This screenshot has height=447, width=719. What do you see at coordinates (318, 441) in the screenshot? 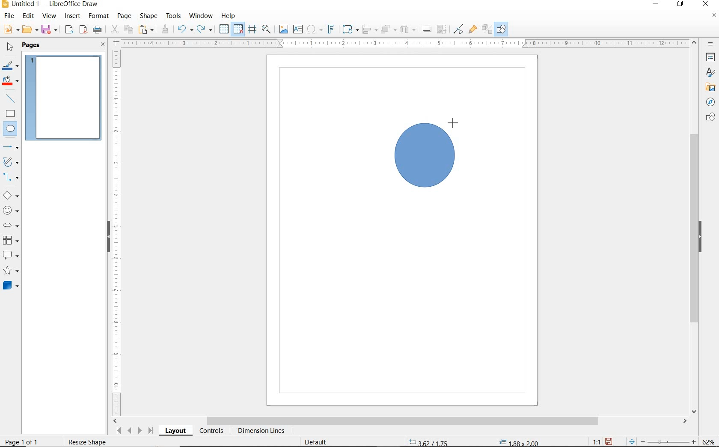
I see `DEFAULT` at bounding box center [318, 441].